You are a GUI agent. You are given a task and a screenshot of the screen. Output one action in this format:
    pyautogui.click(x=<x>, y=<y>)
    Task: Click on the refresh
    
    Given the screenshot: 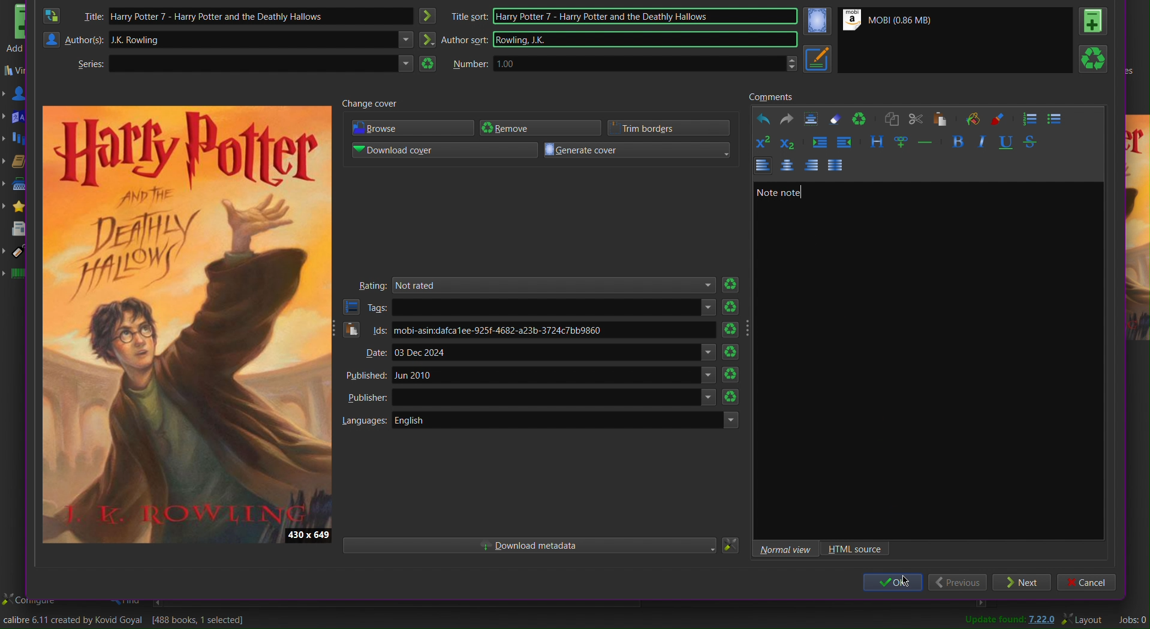 What is the action you would take?
    pyautogui.click(x=730, y=330)
    